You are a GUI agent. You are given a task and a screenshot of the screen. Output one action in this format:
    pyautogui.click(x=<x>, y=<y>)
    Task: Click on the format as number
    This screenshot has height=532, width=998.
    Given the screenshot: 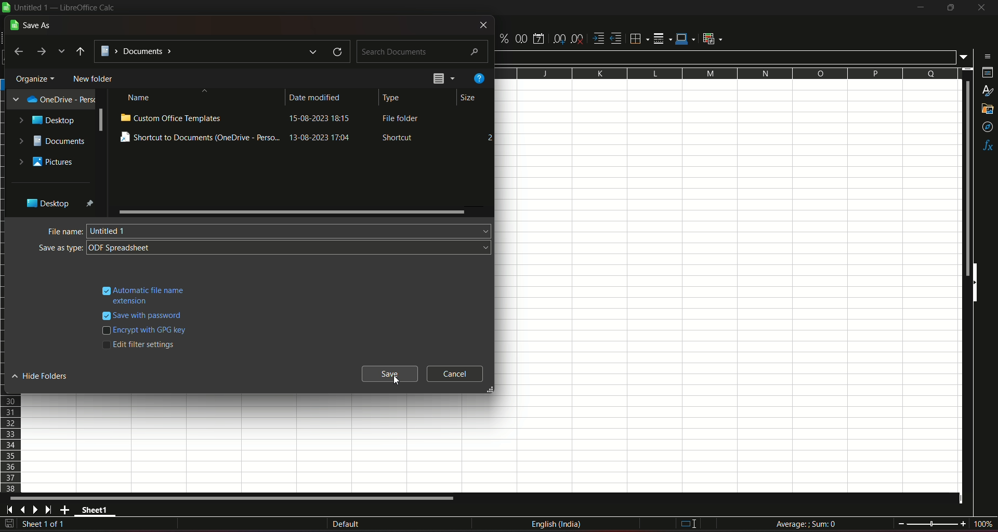 What is the action you would take?
    pyautogui.click(x=521, y=38)
    